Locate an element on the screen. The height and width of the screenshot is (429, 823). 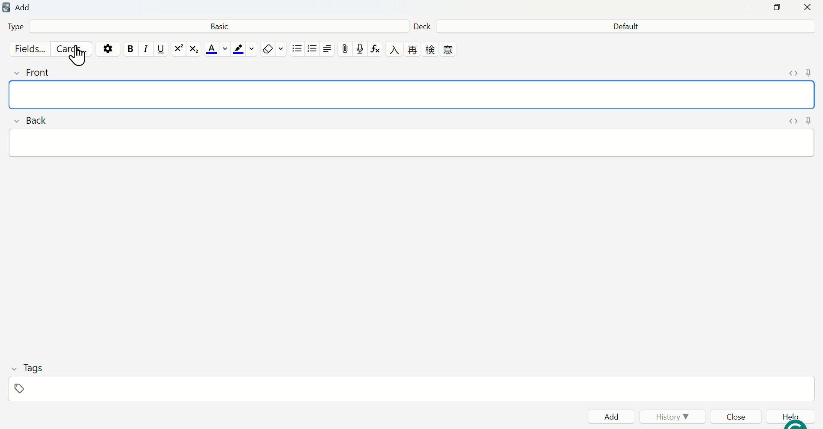
Text highlighting color is located at coordinates (244, 48).